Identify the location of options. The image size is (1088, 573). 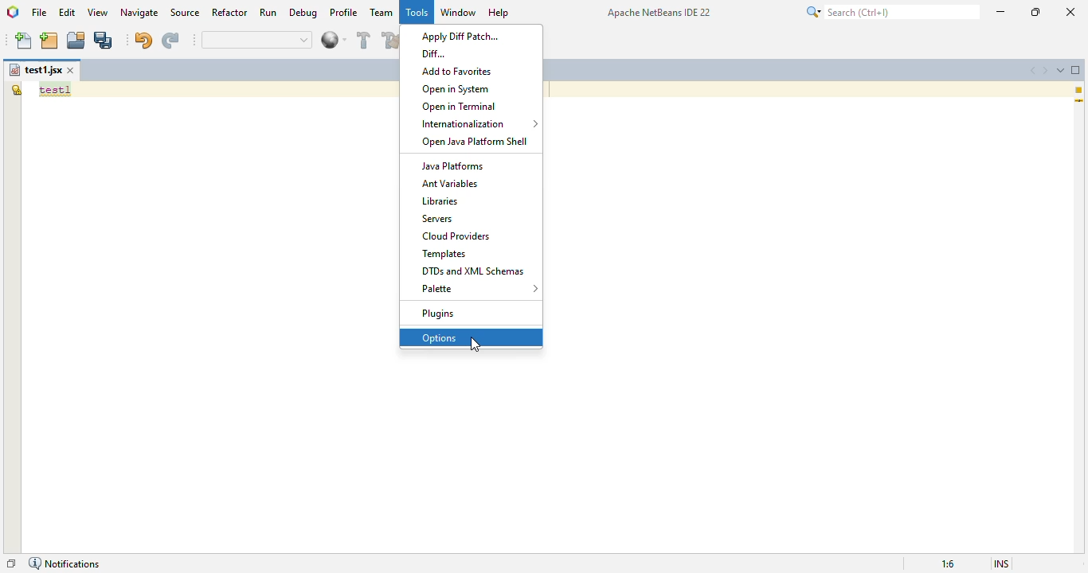
(440, 338).